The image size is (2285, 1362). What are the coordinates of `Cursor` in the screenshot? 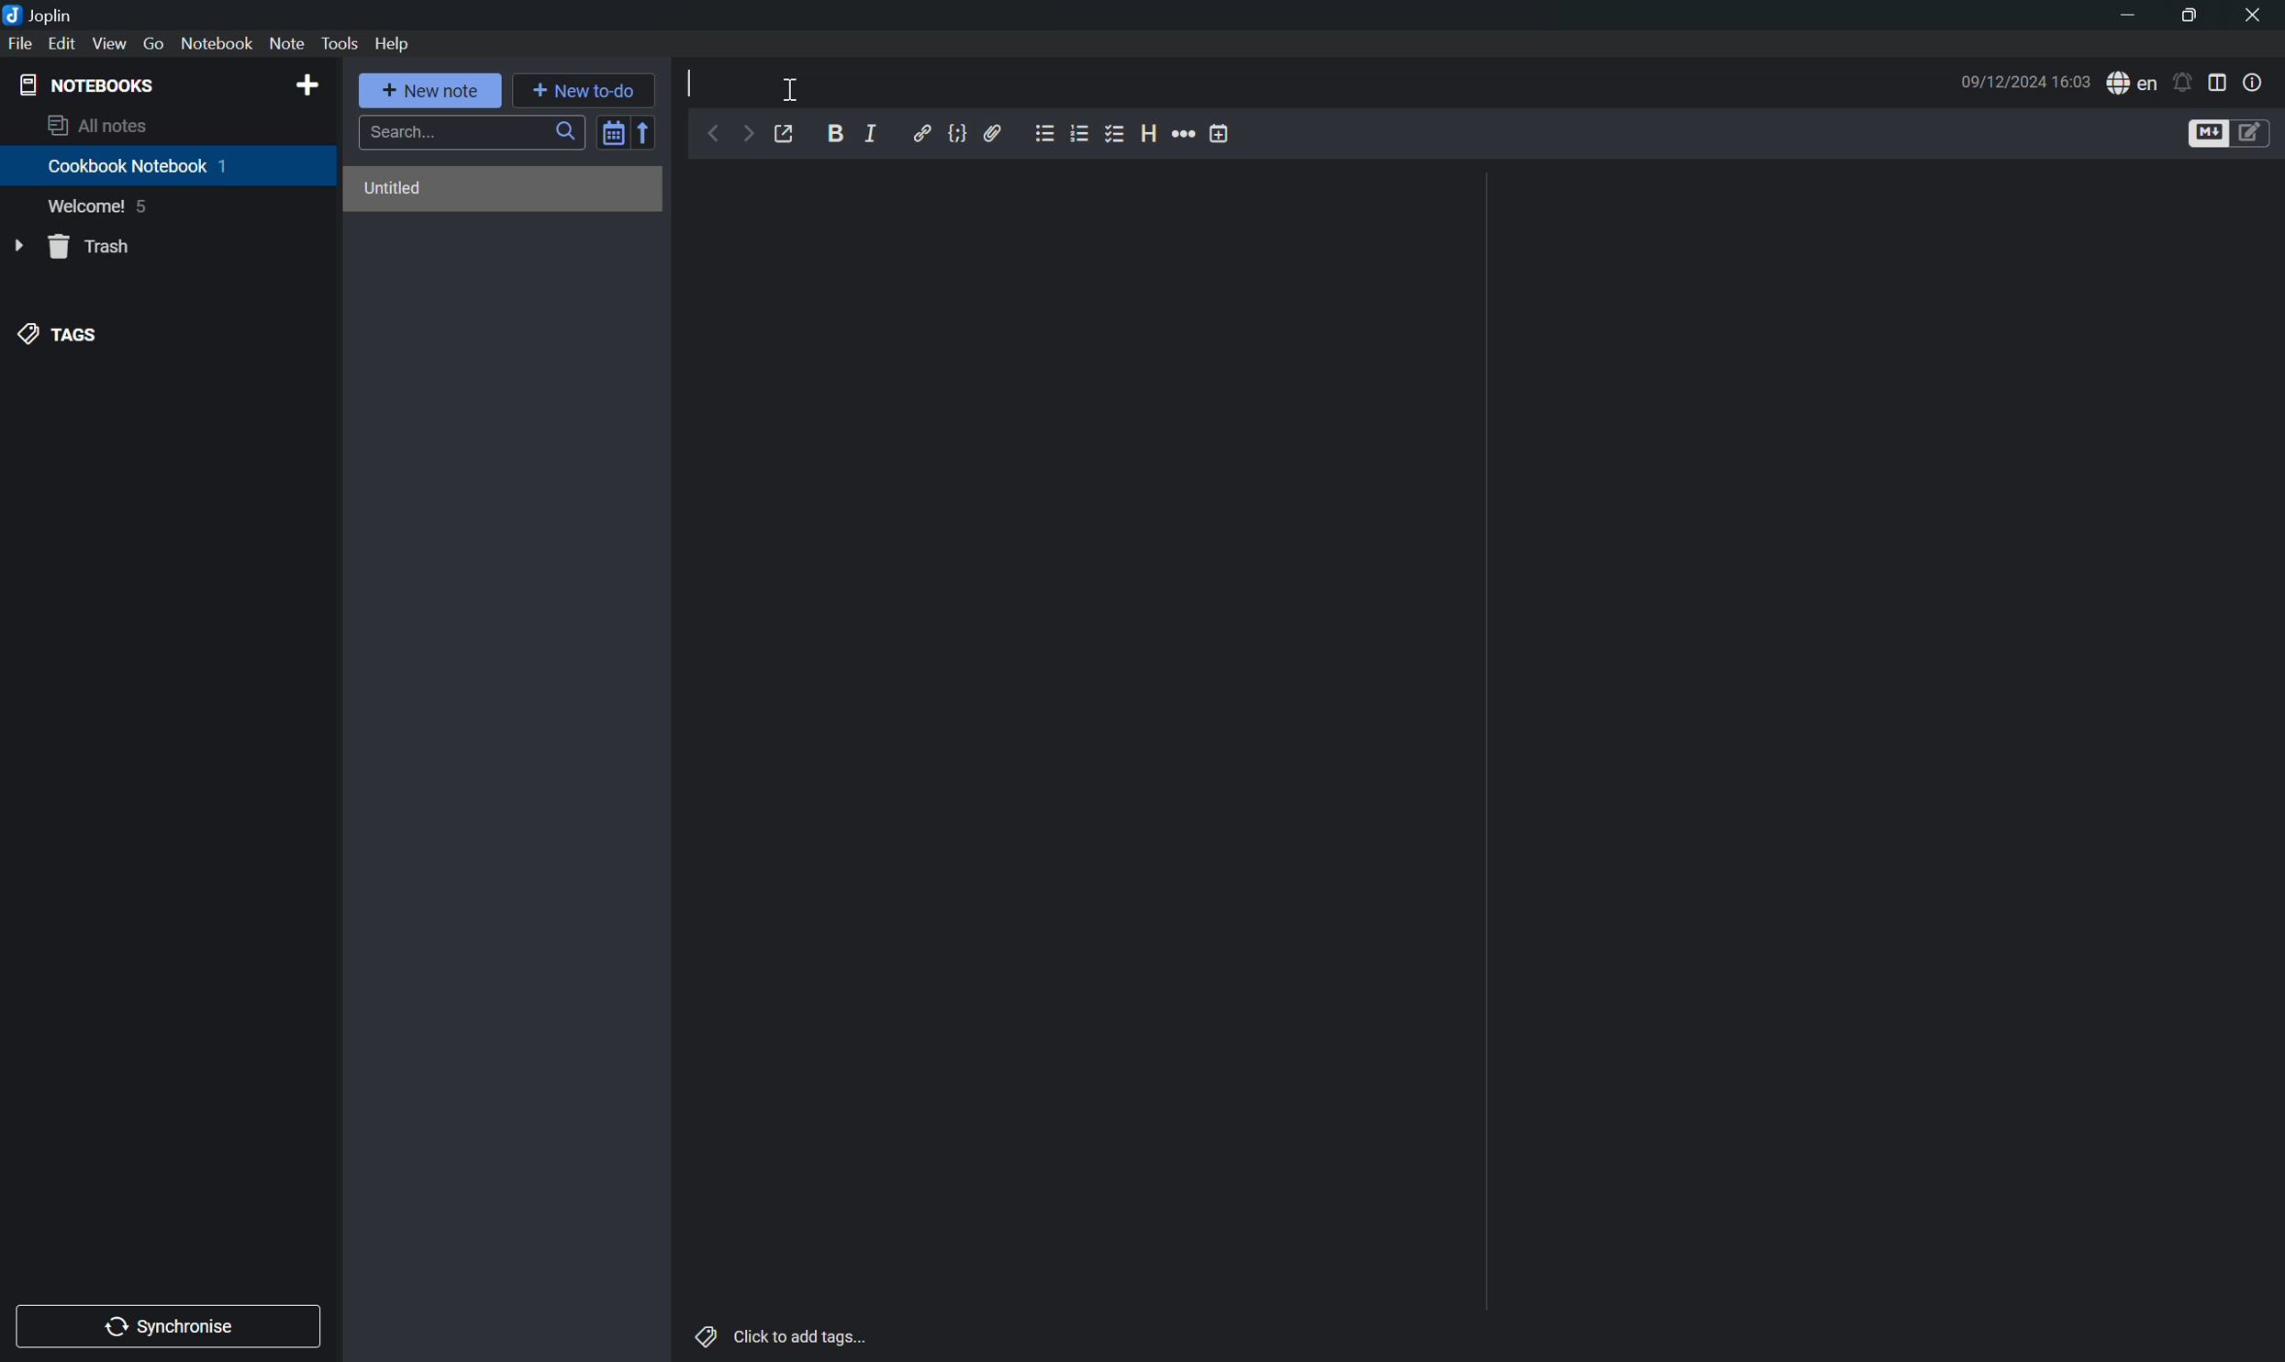 It's located at (790, 90).